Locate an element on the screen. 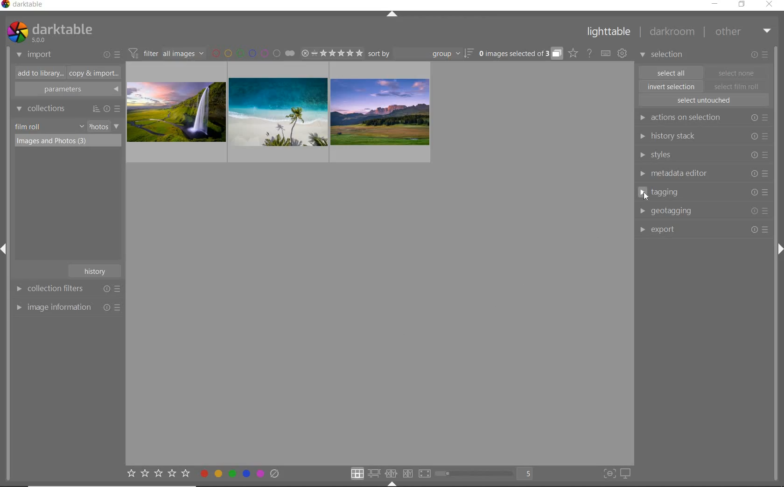 The image size is (784, 487). add to library is located at coordinates (38, 73).